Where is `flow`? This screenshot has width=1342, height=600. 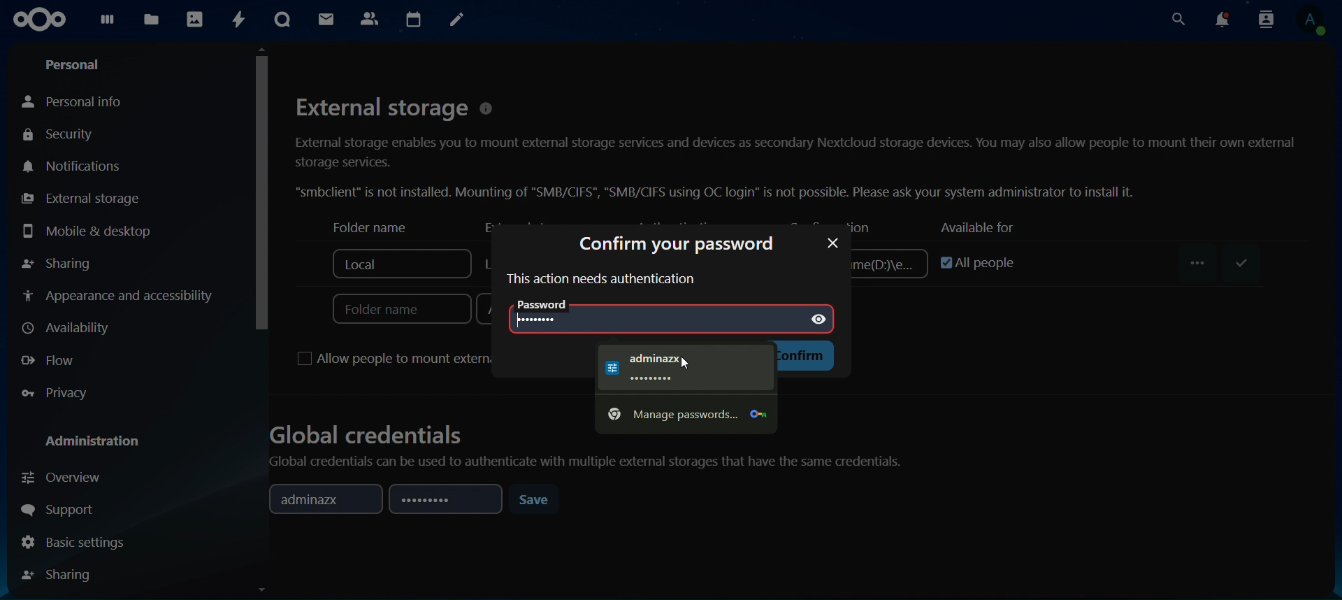
flow is located at coordinates (51, 362).